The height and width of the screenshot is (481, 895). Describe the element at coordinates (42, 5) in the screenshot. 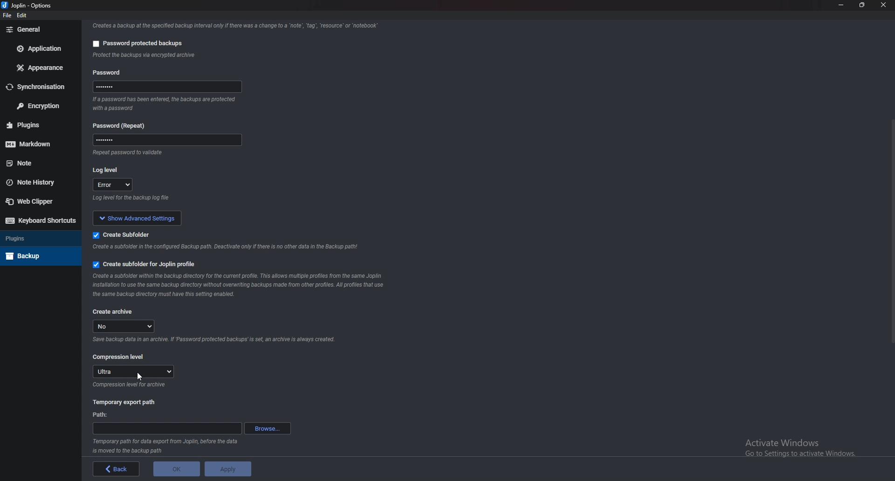

I see `options` at that location.